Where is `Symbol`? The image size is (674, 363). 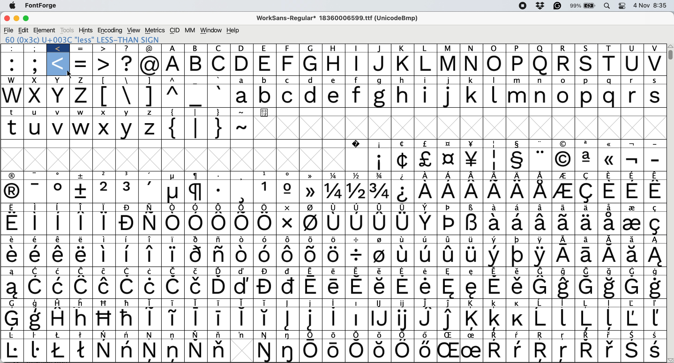
Symbol is located at coordinates (426, 318).